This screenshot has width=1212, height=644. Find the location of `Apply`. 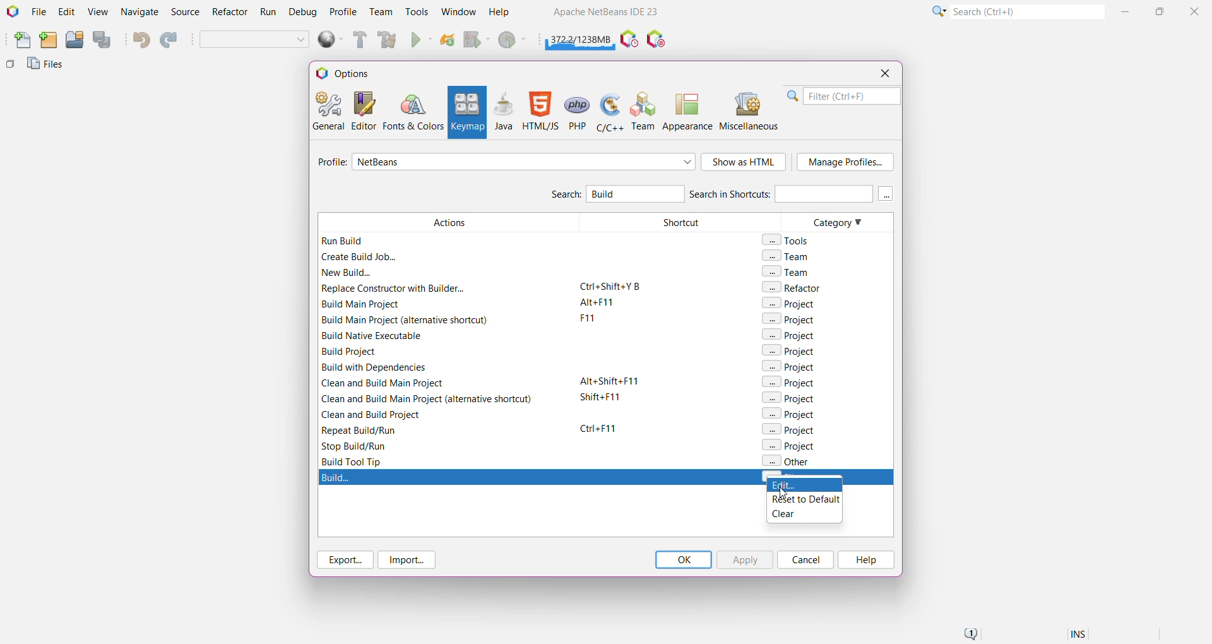

Apply is located at coordinates (744, 559).